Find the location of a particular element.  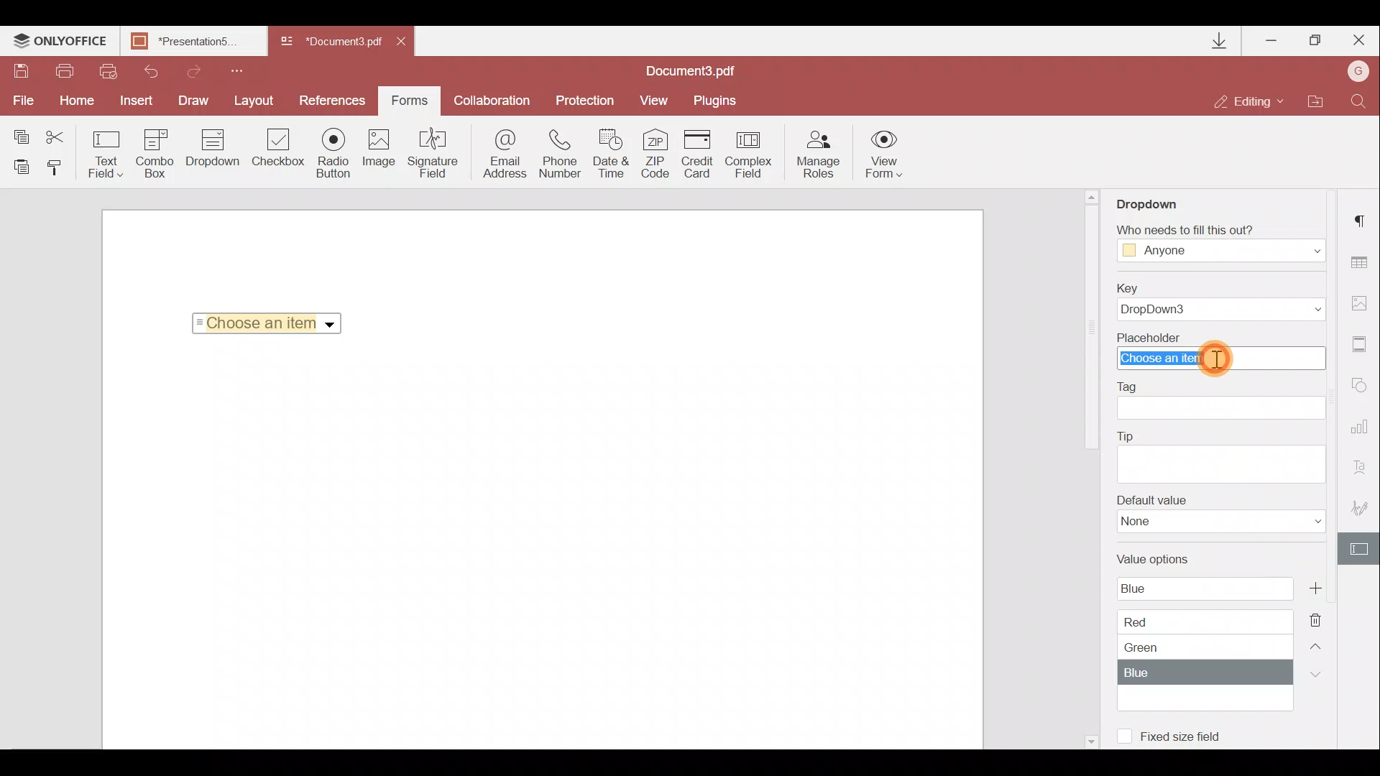

Open file location is located at coordinates (1317, 101).